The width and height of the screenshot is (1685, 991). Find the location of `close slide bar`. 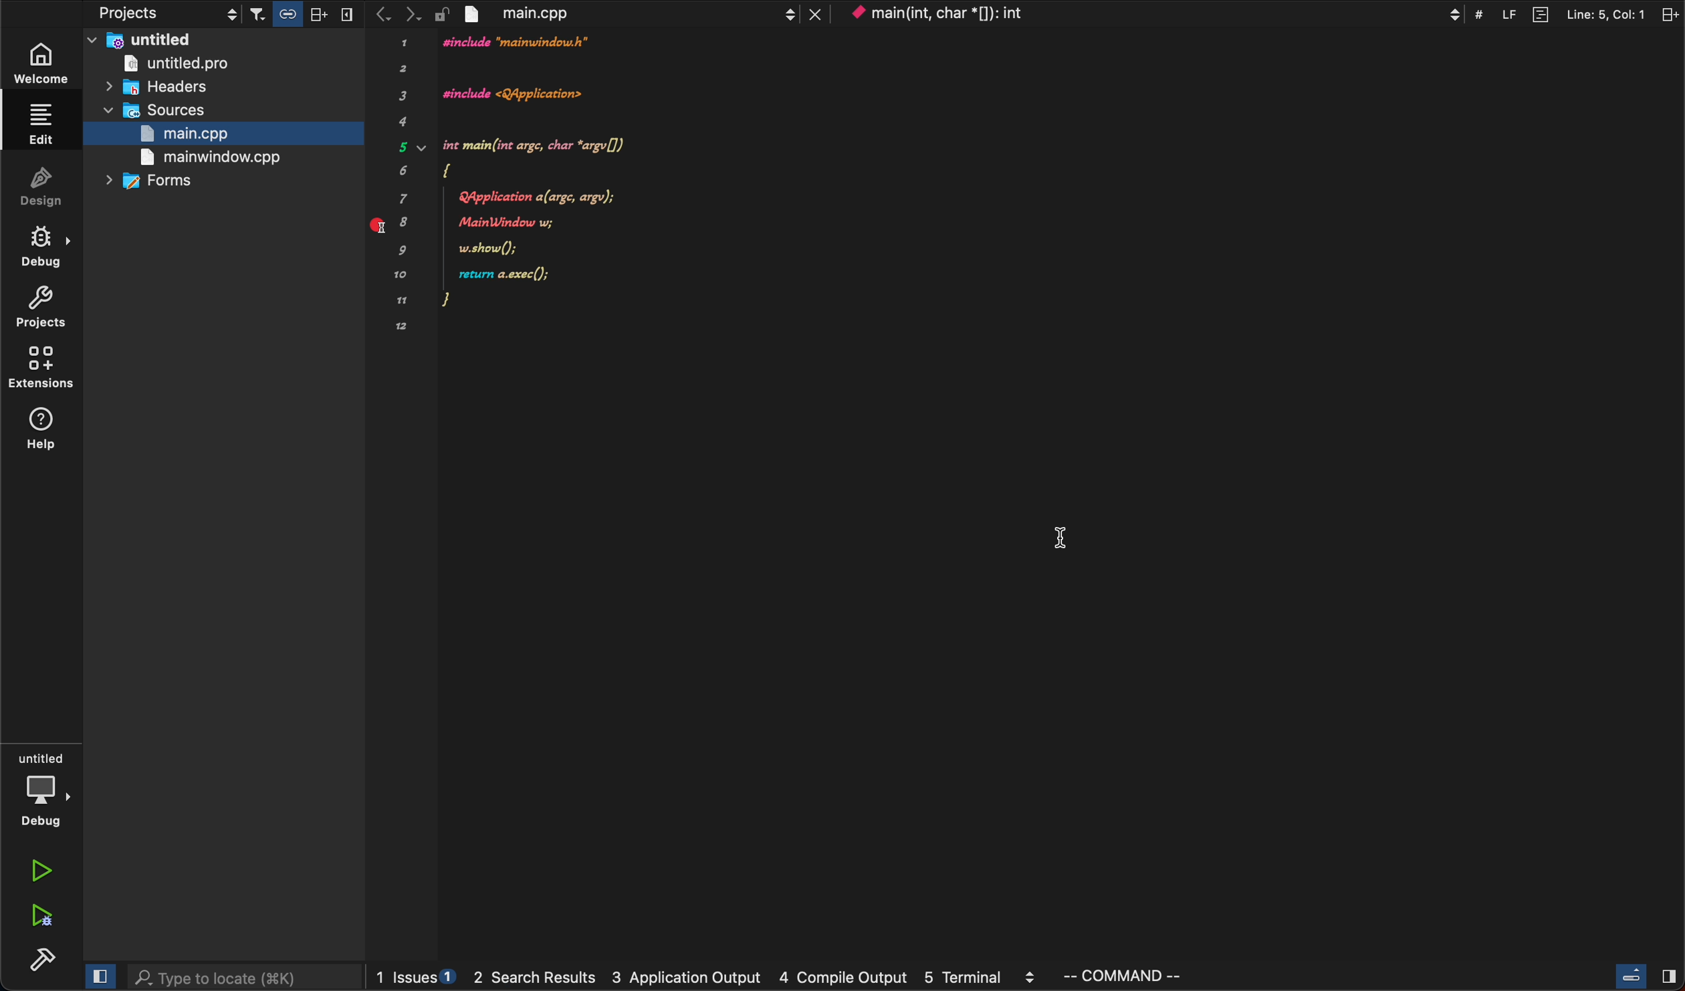

close slide bar is located at coordinates (1643, 976).